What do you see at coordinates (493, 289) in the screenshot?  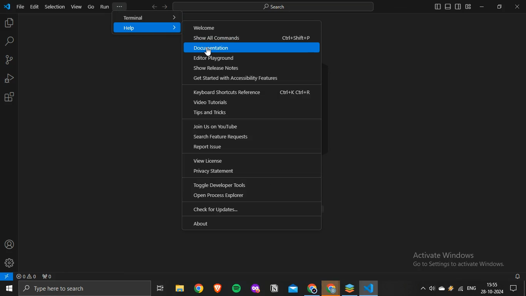 I see `date and time` at bounding box center [493, 289].